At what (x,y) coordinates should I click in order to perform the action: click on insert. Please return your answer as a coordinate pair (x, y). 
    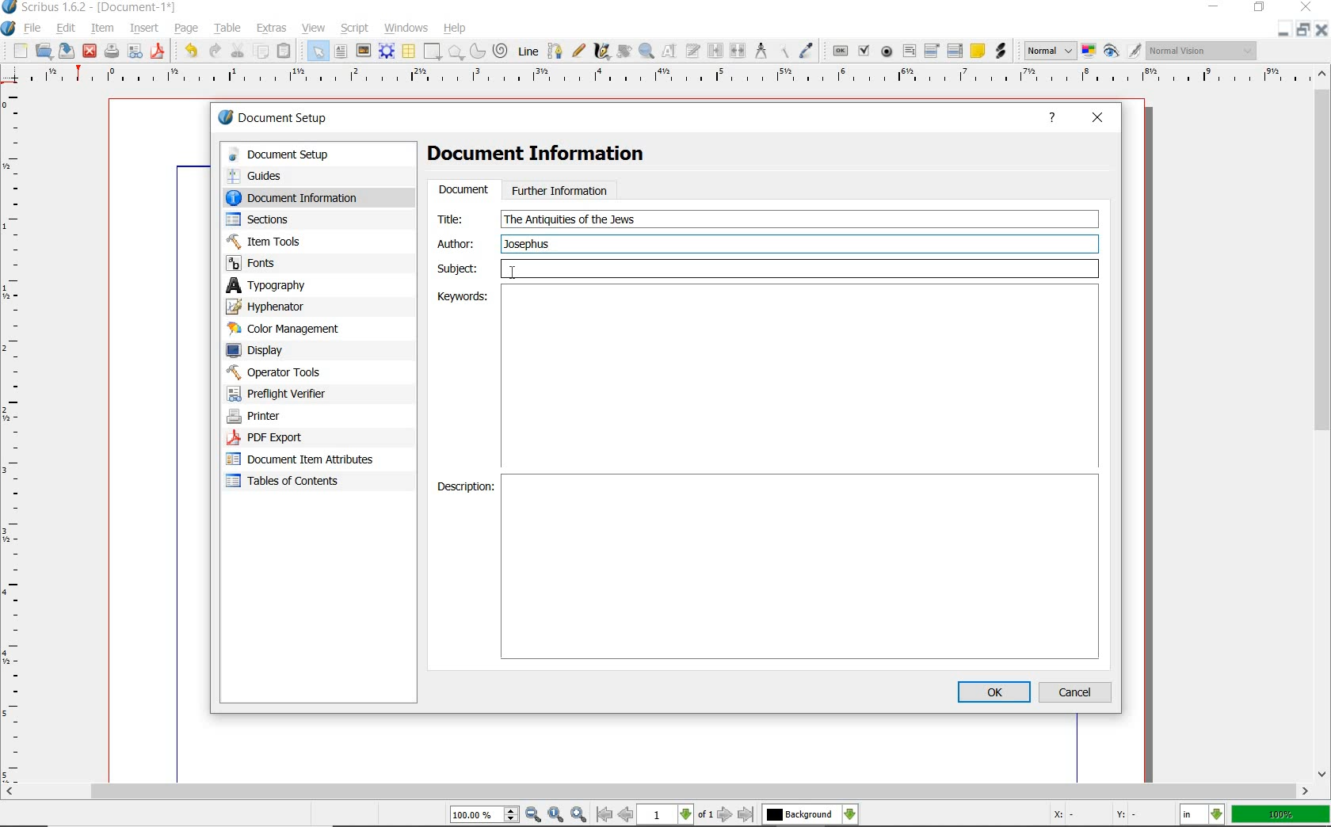
    Looking at the image, I should click on (144, 28).